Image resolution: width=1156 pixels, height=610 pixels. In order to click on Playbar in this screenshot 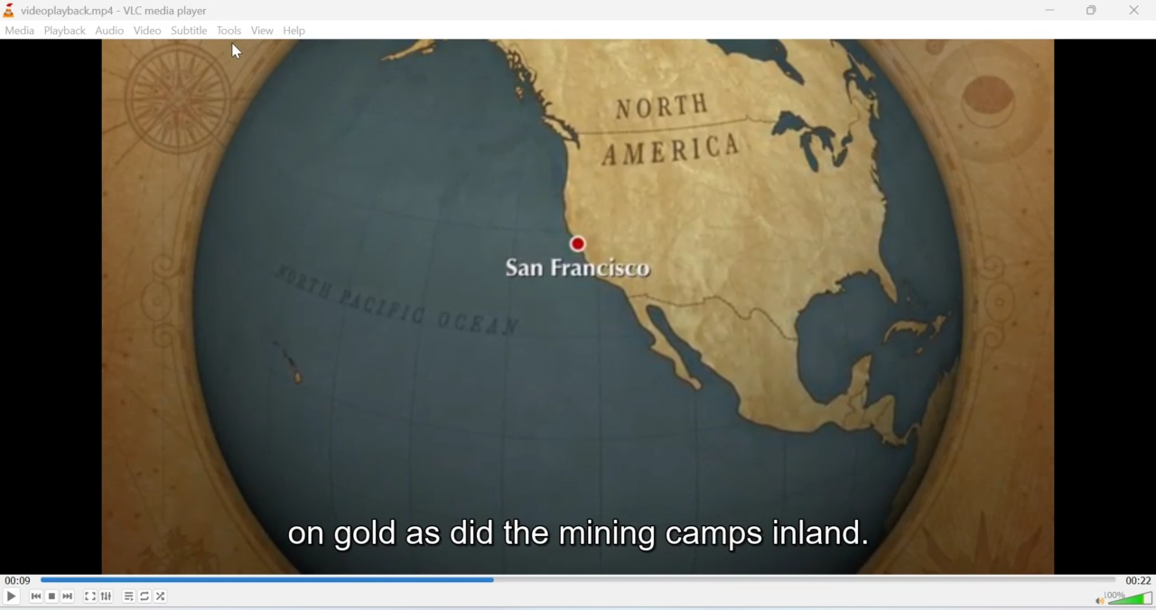, I will do `click(578, 578)`.